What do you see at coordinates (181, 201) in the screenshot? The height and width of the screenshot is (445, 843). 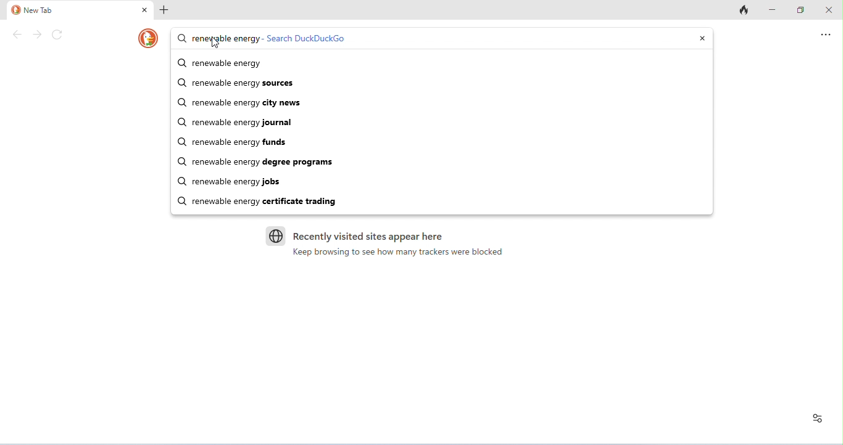 I see `search icon` at bounding box center [181, 201].